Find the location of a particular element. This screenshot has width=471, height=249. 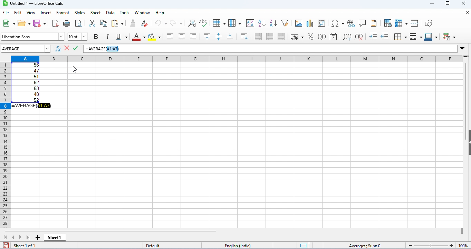

open is located at coordinates (25, 23).